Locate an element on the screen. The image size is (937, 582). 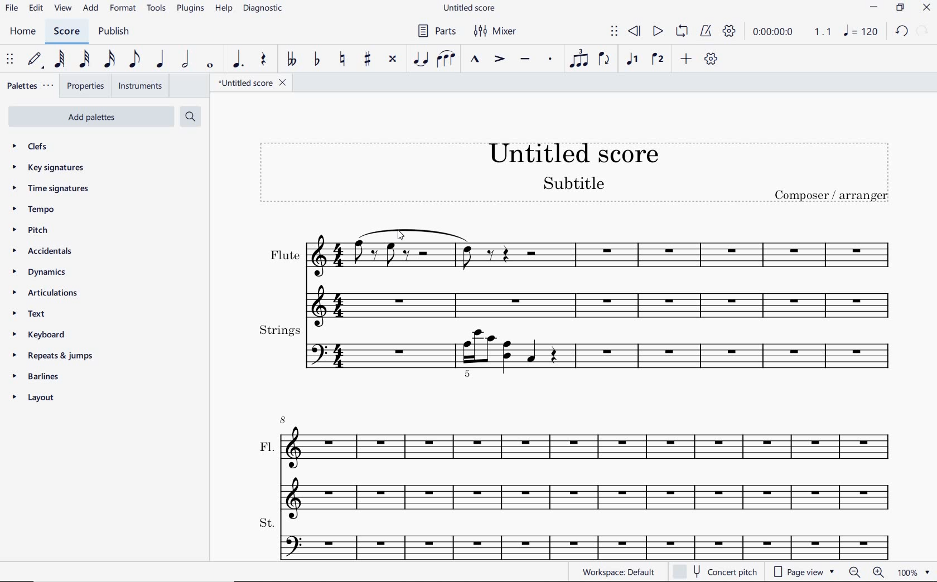
DIAGNOSTIC is located at coordinates (267, 9).